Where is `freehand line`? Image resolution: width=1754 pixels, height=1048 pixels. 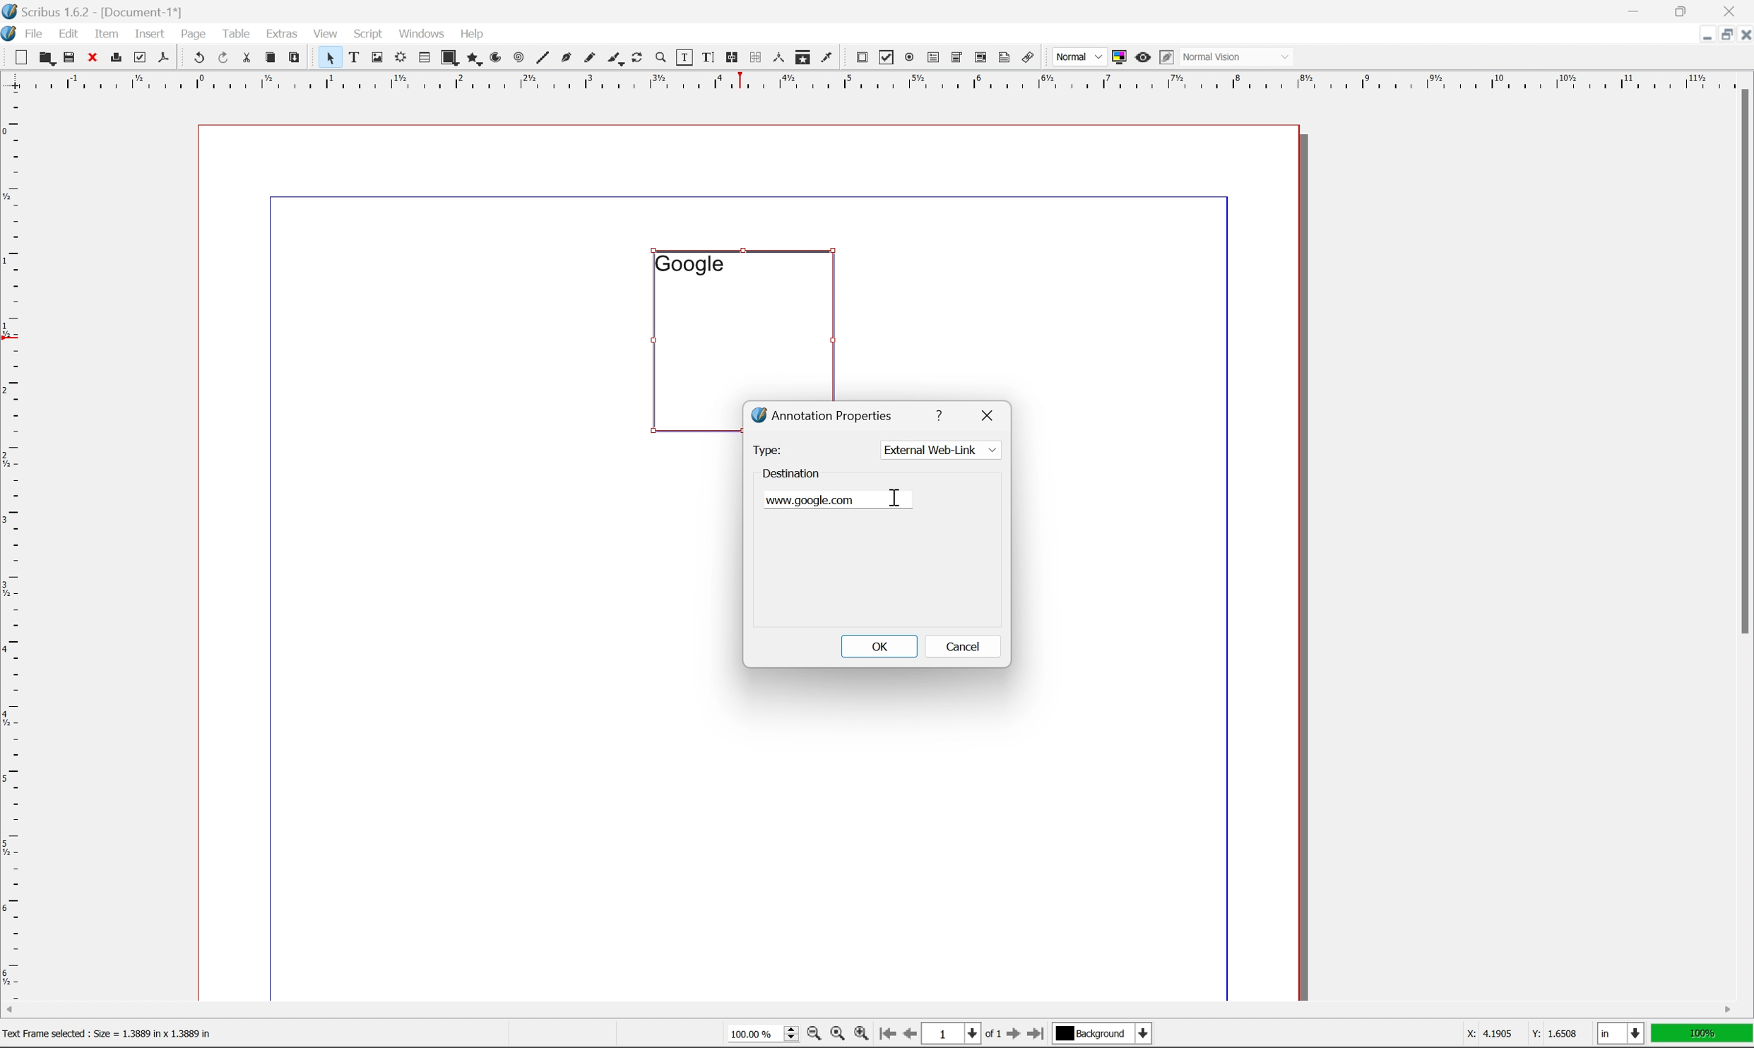
freehand line is located at coordinates (591, 59).